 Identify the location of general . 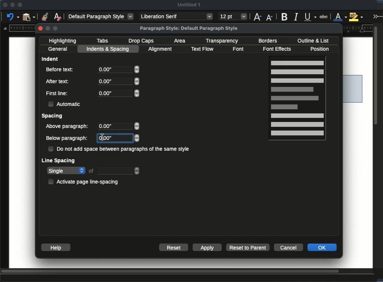
(58, 49).